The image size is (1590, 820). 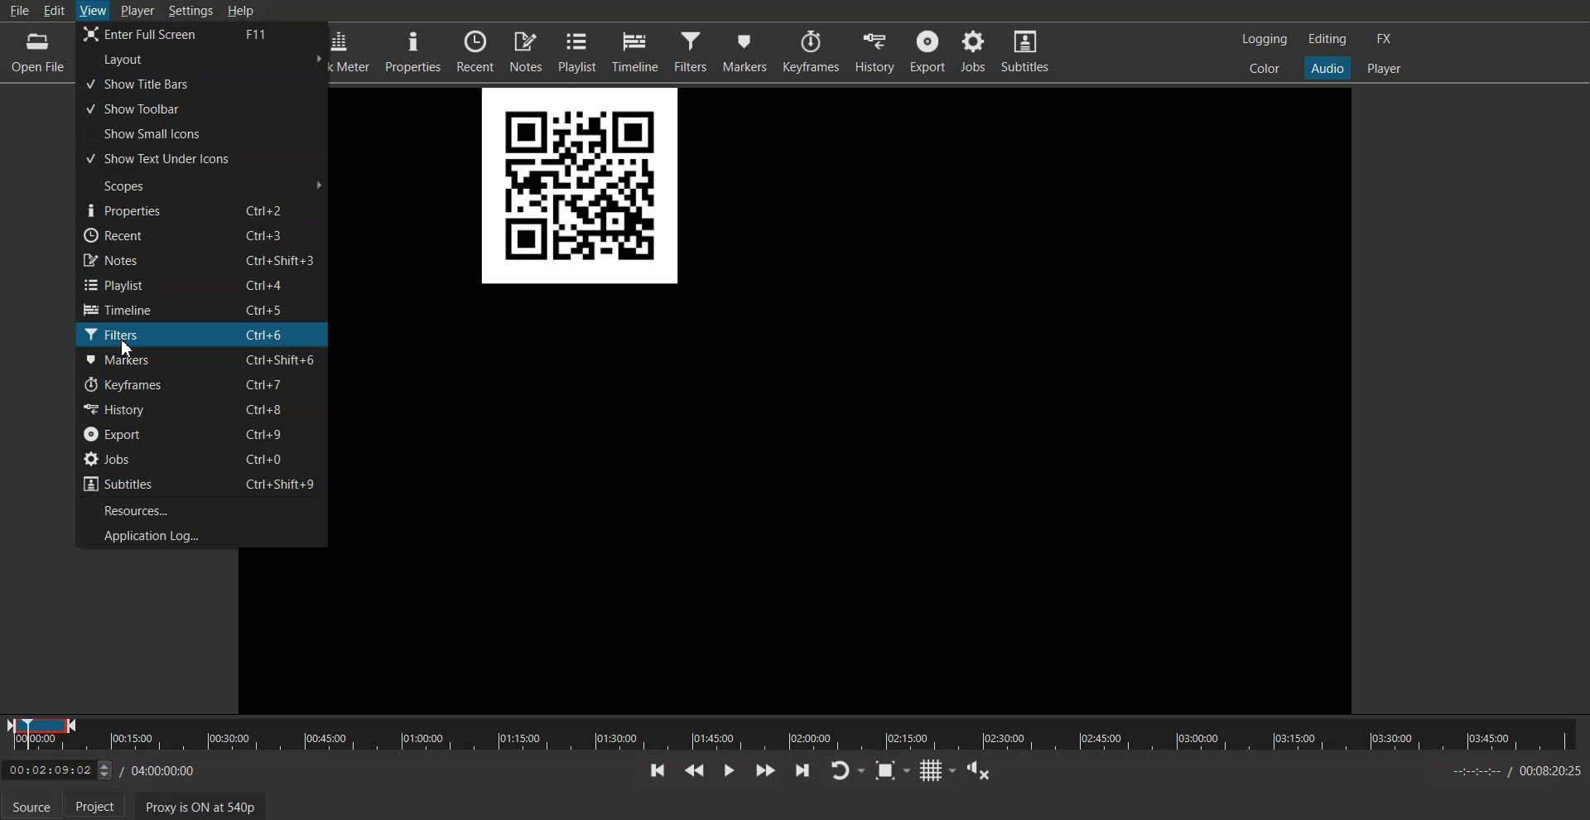 What do you see at coordinates (200, 433) in the screenshot?
I see `Export` at bounding box center [200, 433].